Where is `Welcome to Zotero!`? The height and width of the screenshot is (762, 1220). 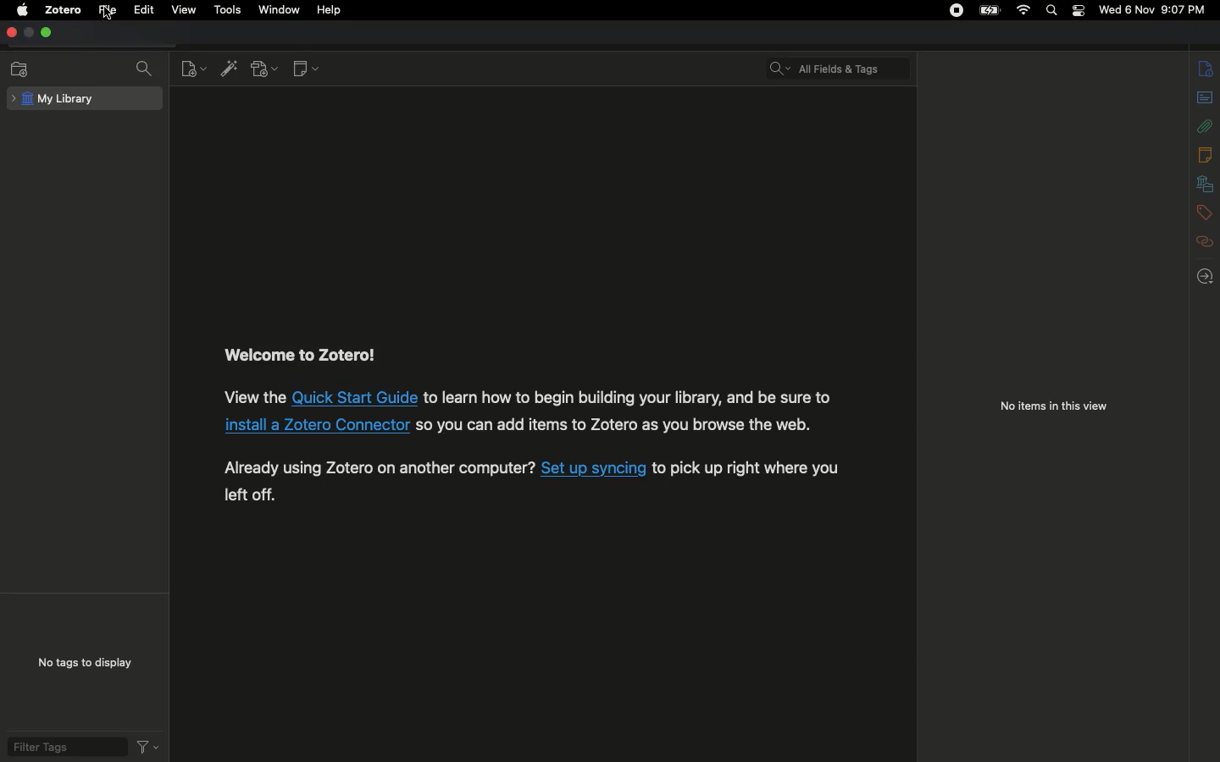
Welcome to Zotero! is located at coordinates (302, 356).